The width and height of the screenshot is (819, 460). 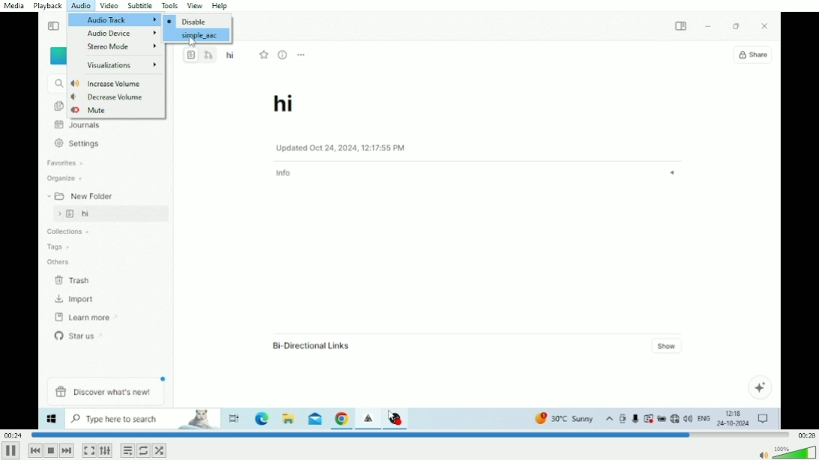 I want to click on Audio Track, so click(x=113, y=19).